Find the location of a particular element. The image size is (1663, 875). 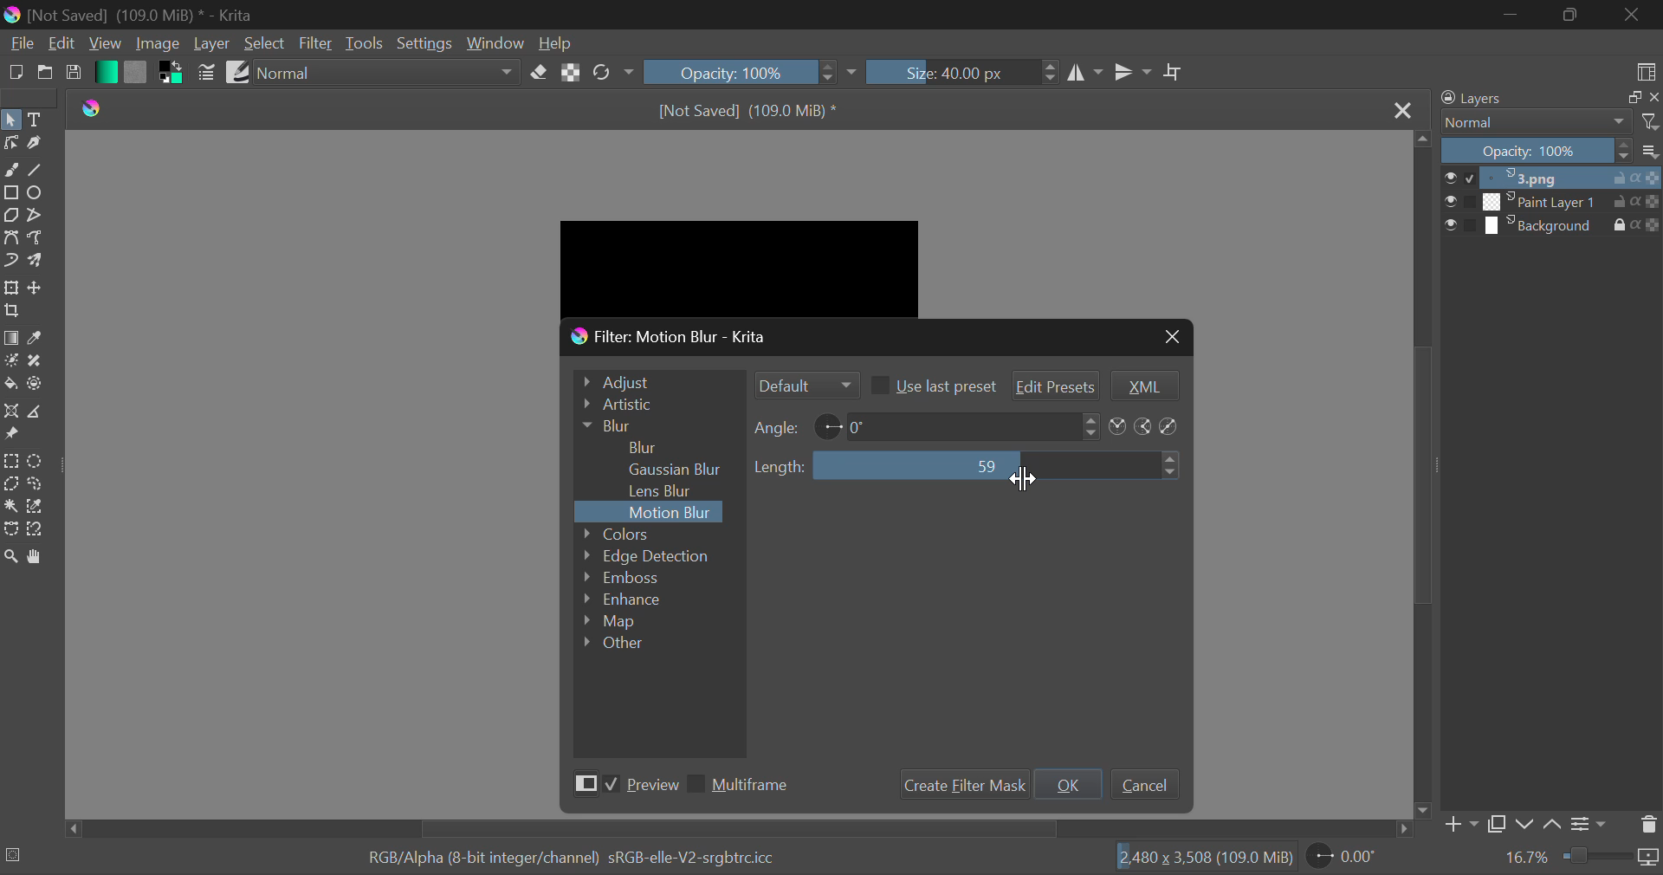

Map is located at coordinates (619, 623).